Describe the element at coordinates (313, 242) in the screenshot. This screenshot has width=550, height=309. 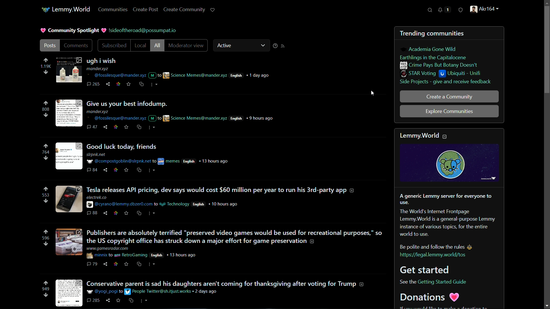
I see `more information` at that location.